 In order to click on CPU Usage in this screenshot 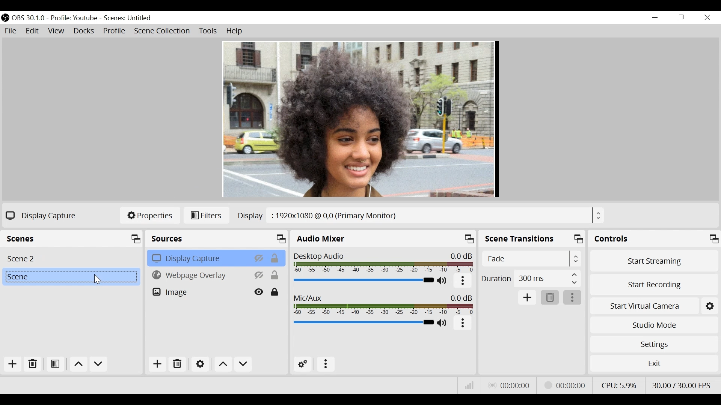, I will do `click(619, 385)`.